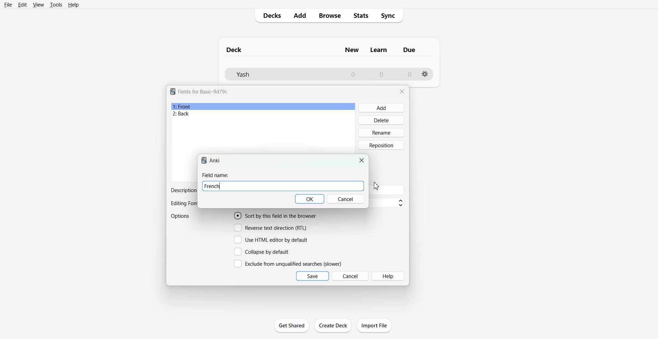 This screenshot has width=658, height=339. Describe the element at coordinates (388, 203) in the screenshot. I see `Font size` at that location.